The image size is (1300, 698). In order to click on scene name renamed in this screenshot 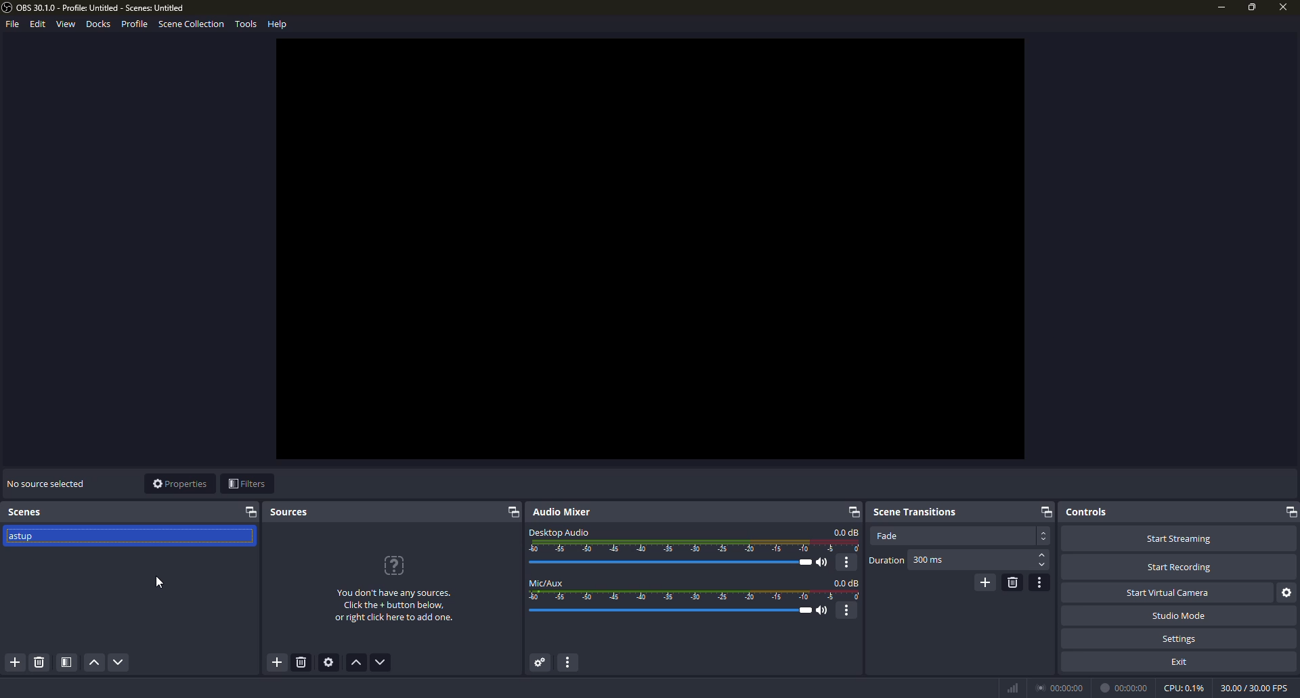, I will do `click(26, 540)`.